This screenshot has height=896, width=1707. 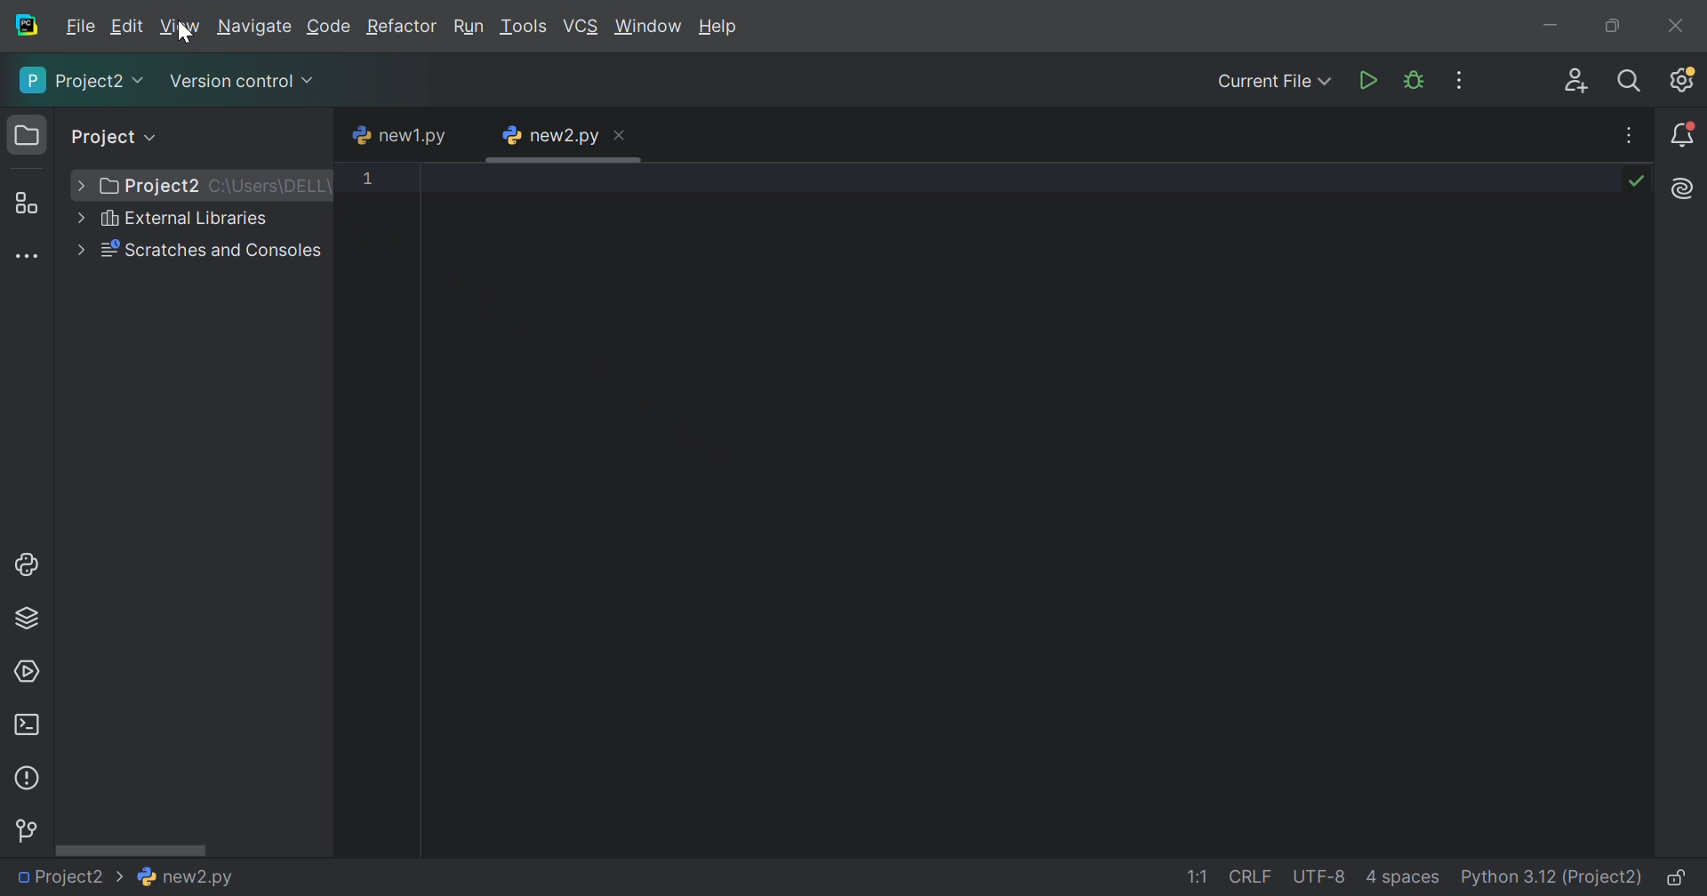 What do you see at coordinates (181, 24) in the screenshot?
I see `View` at bounding box center [181, 24].